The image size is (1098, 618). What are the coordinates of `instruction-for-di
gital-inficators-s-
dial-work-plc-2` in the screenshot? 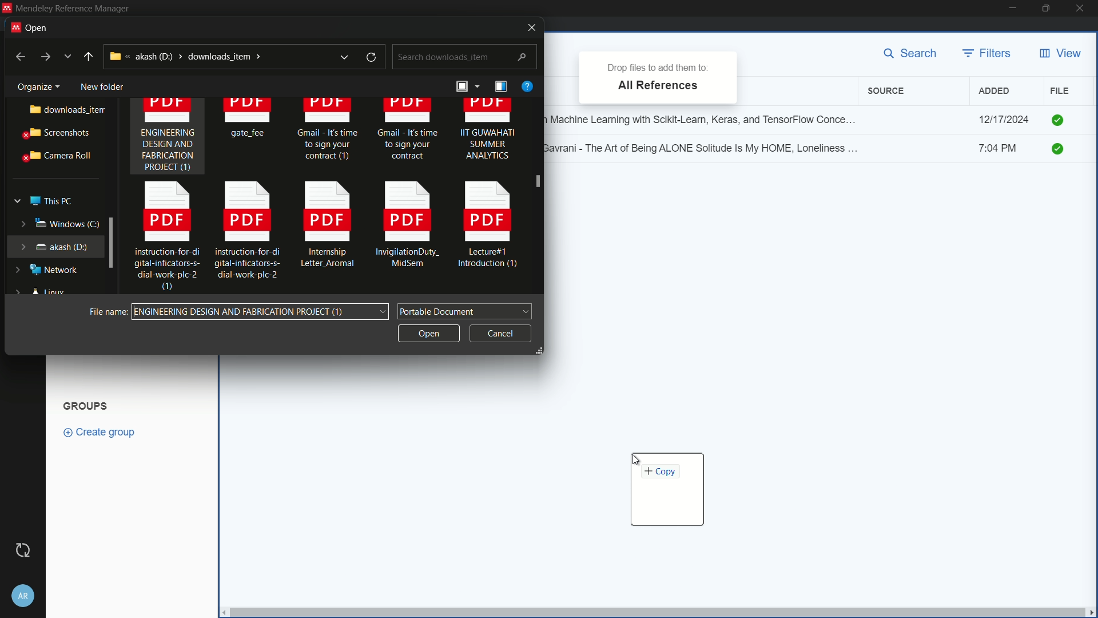 It's located at (247, 229).